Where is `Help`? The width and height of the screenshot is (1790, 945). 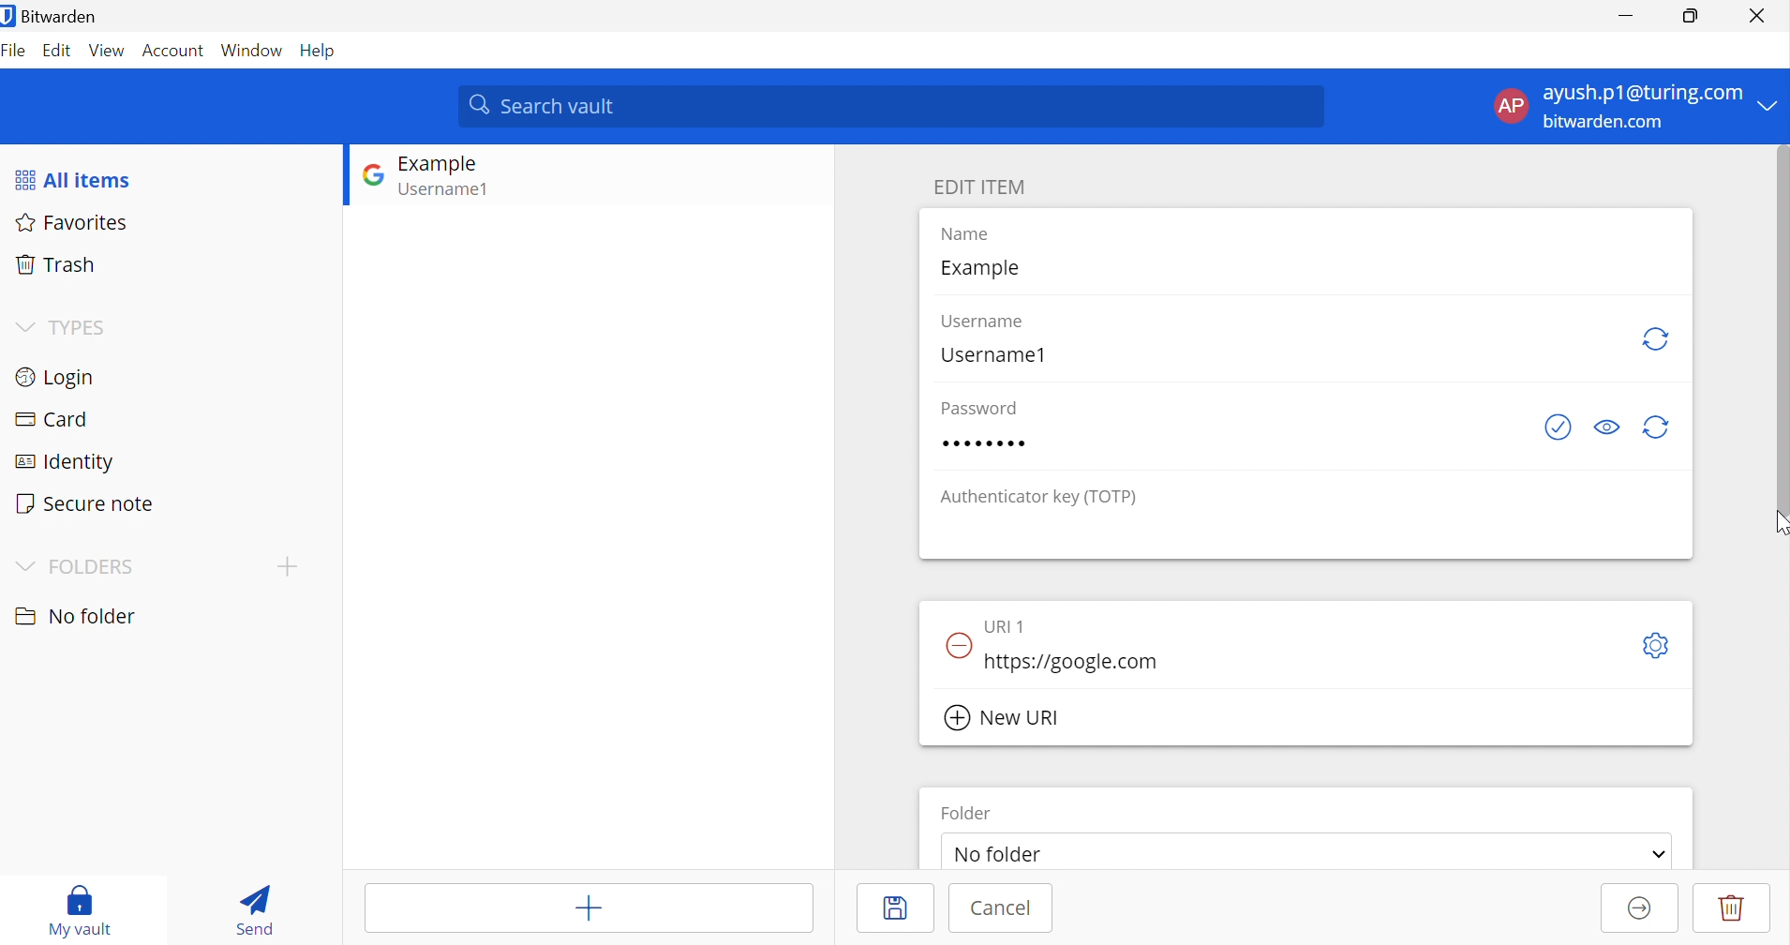
Help is located at coordinates (321, 51).